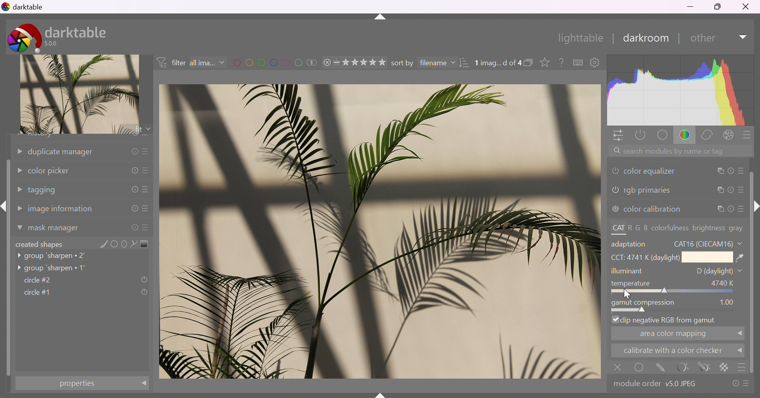 This screenshot has height=398, width=760. What do you see at coordinates (53, 269) in the screenshot?
I see `group 'sharpen 1'` at bounding box center [53, 269].